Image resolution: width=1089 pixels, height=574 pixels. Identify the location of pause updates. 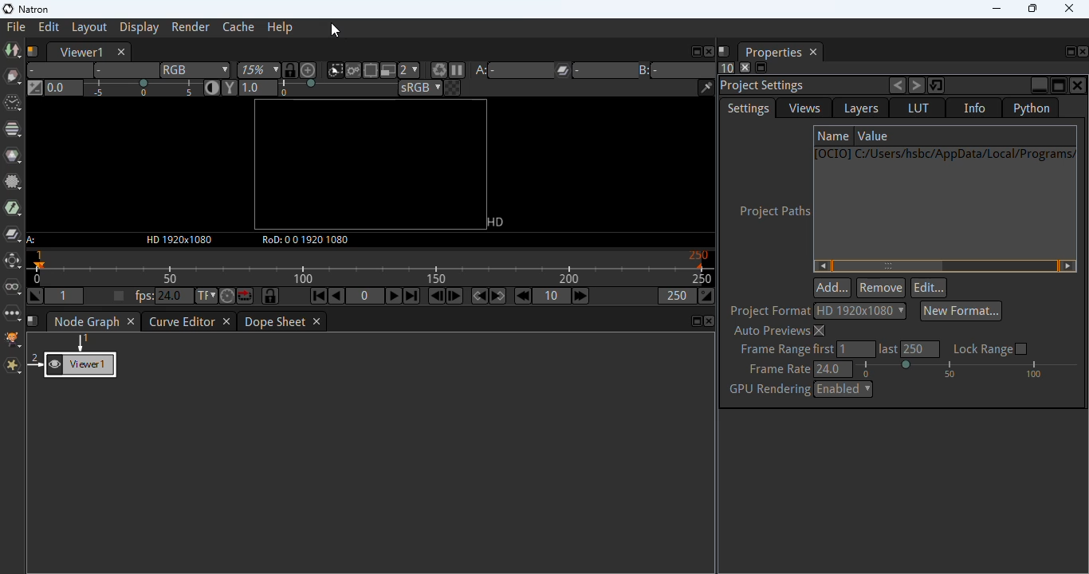
(457, 69).